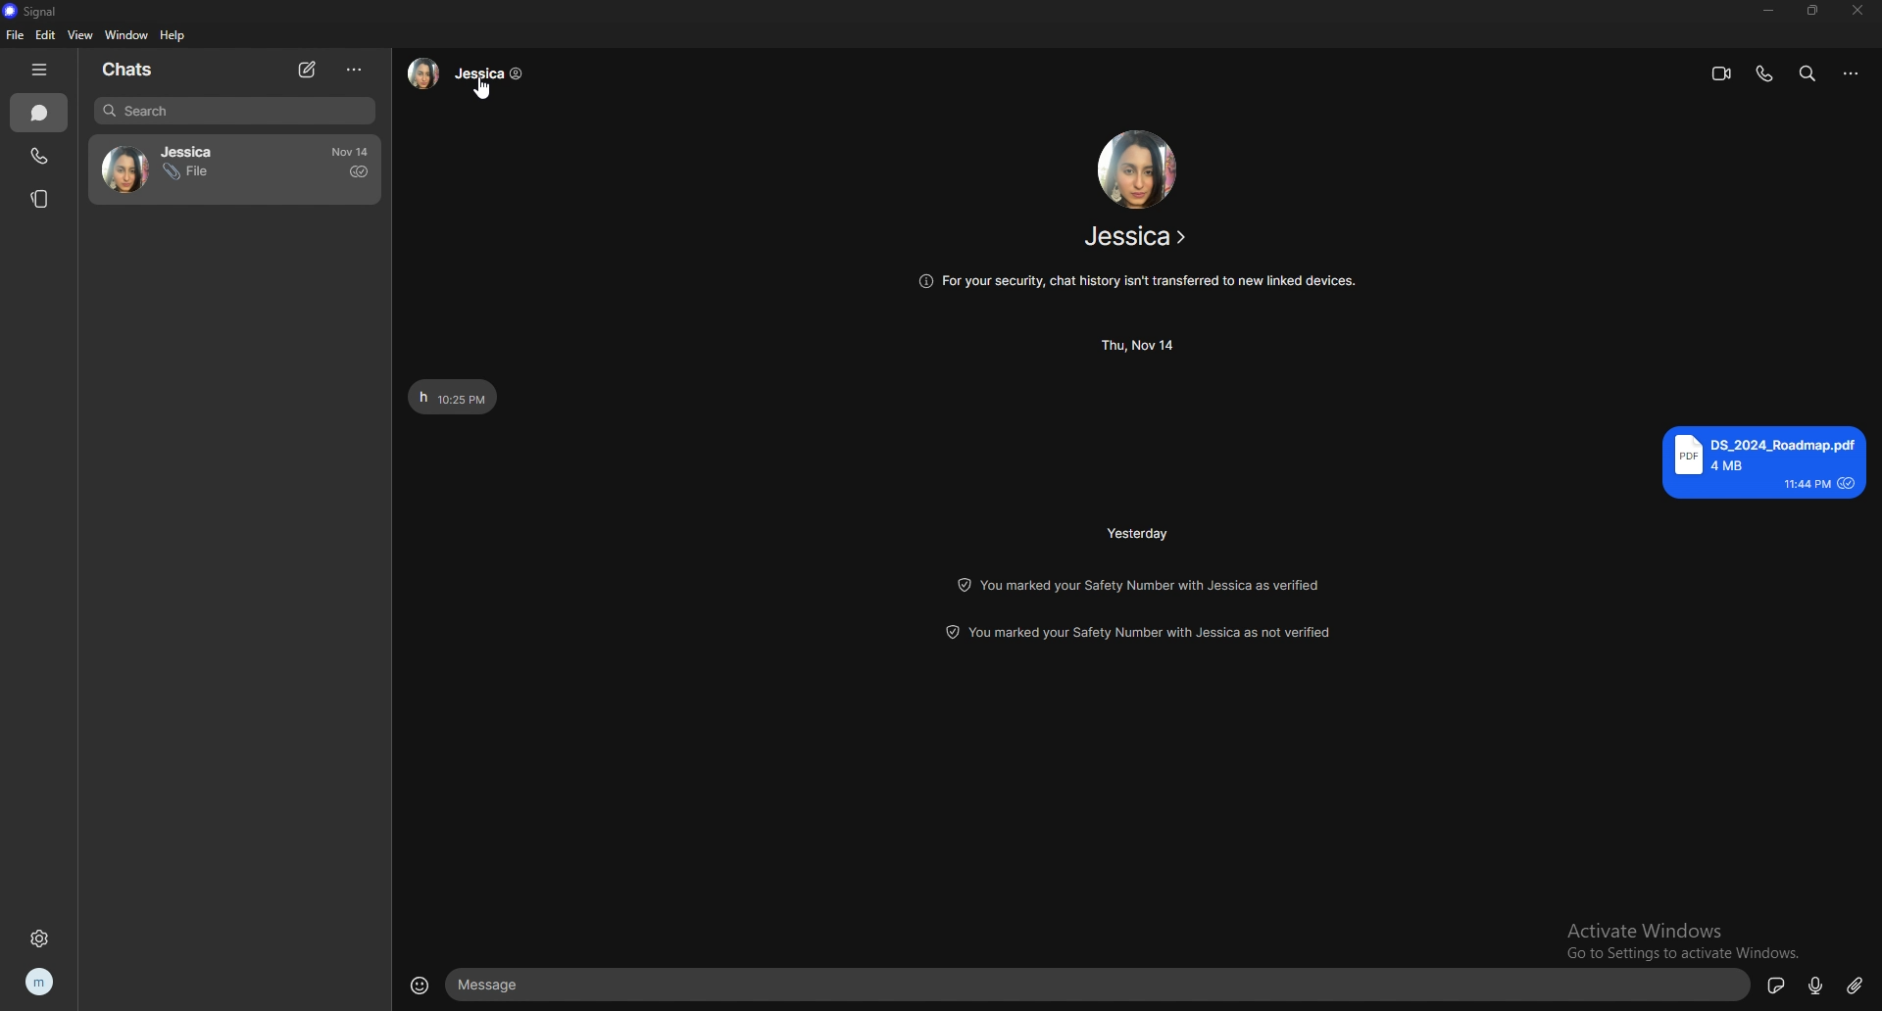 Image resolution: width=1882 pixels, height=1011 pixels. I want to click on sent text, so click(1761, 461).